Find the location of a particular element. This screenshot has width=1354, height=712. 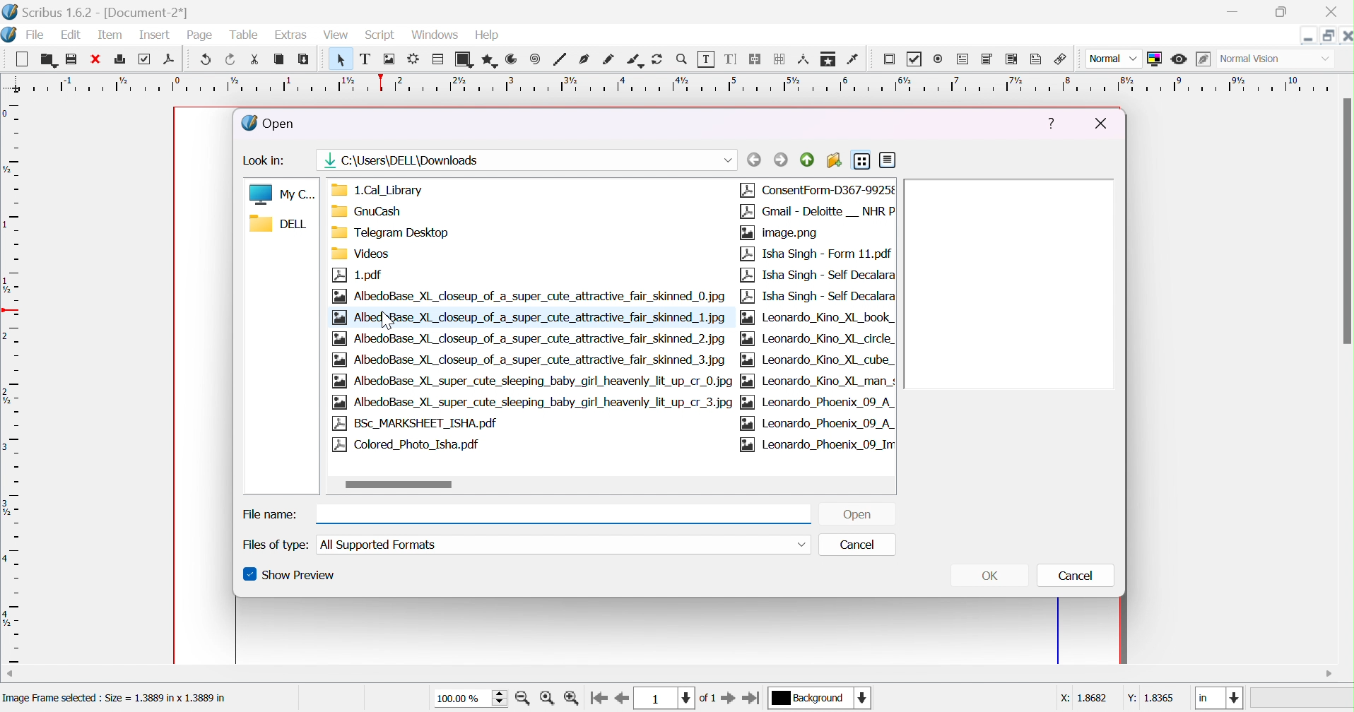

table is located at coordinates (437, 57).